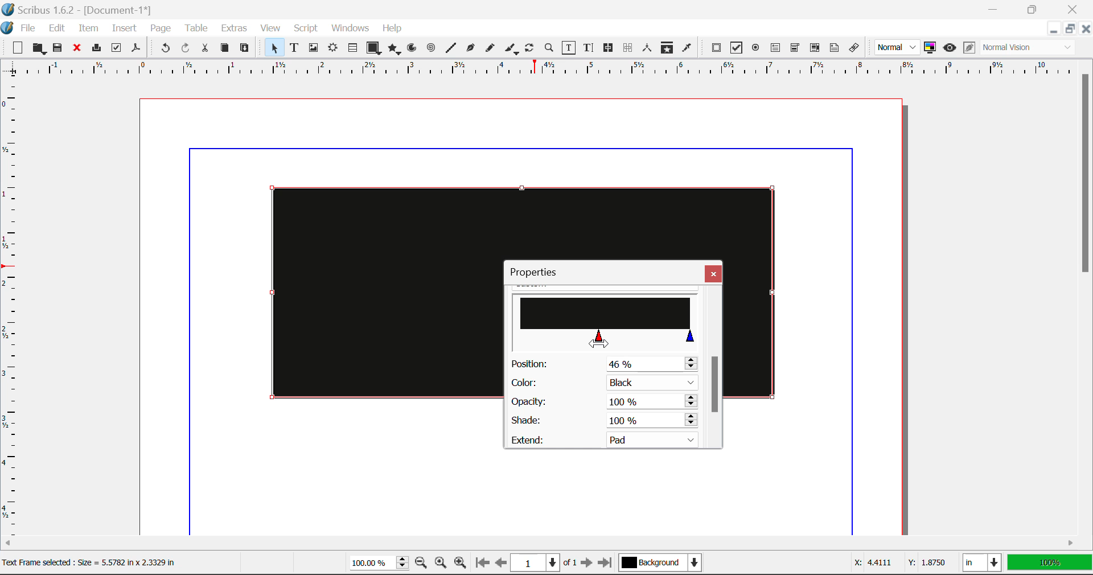 The width and height of the screenshot is (1093, 575). Describe the element at coordinates (714, 367) in the screenshot. I see `Scroll Bar` at that location.